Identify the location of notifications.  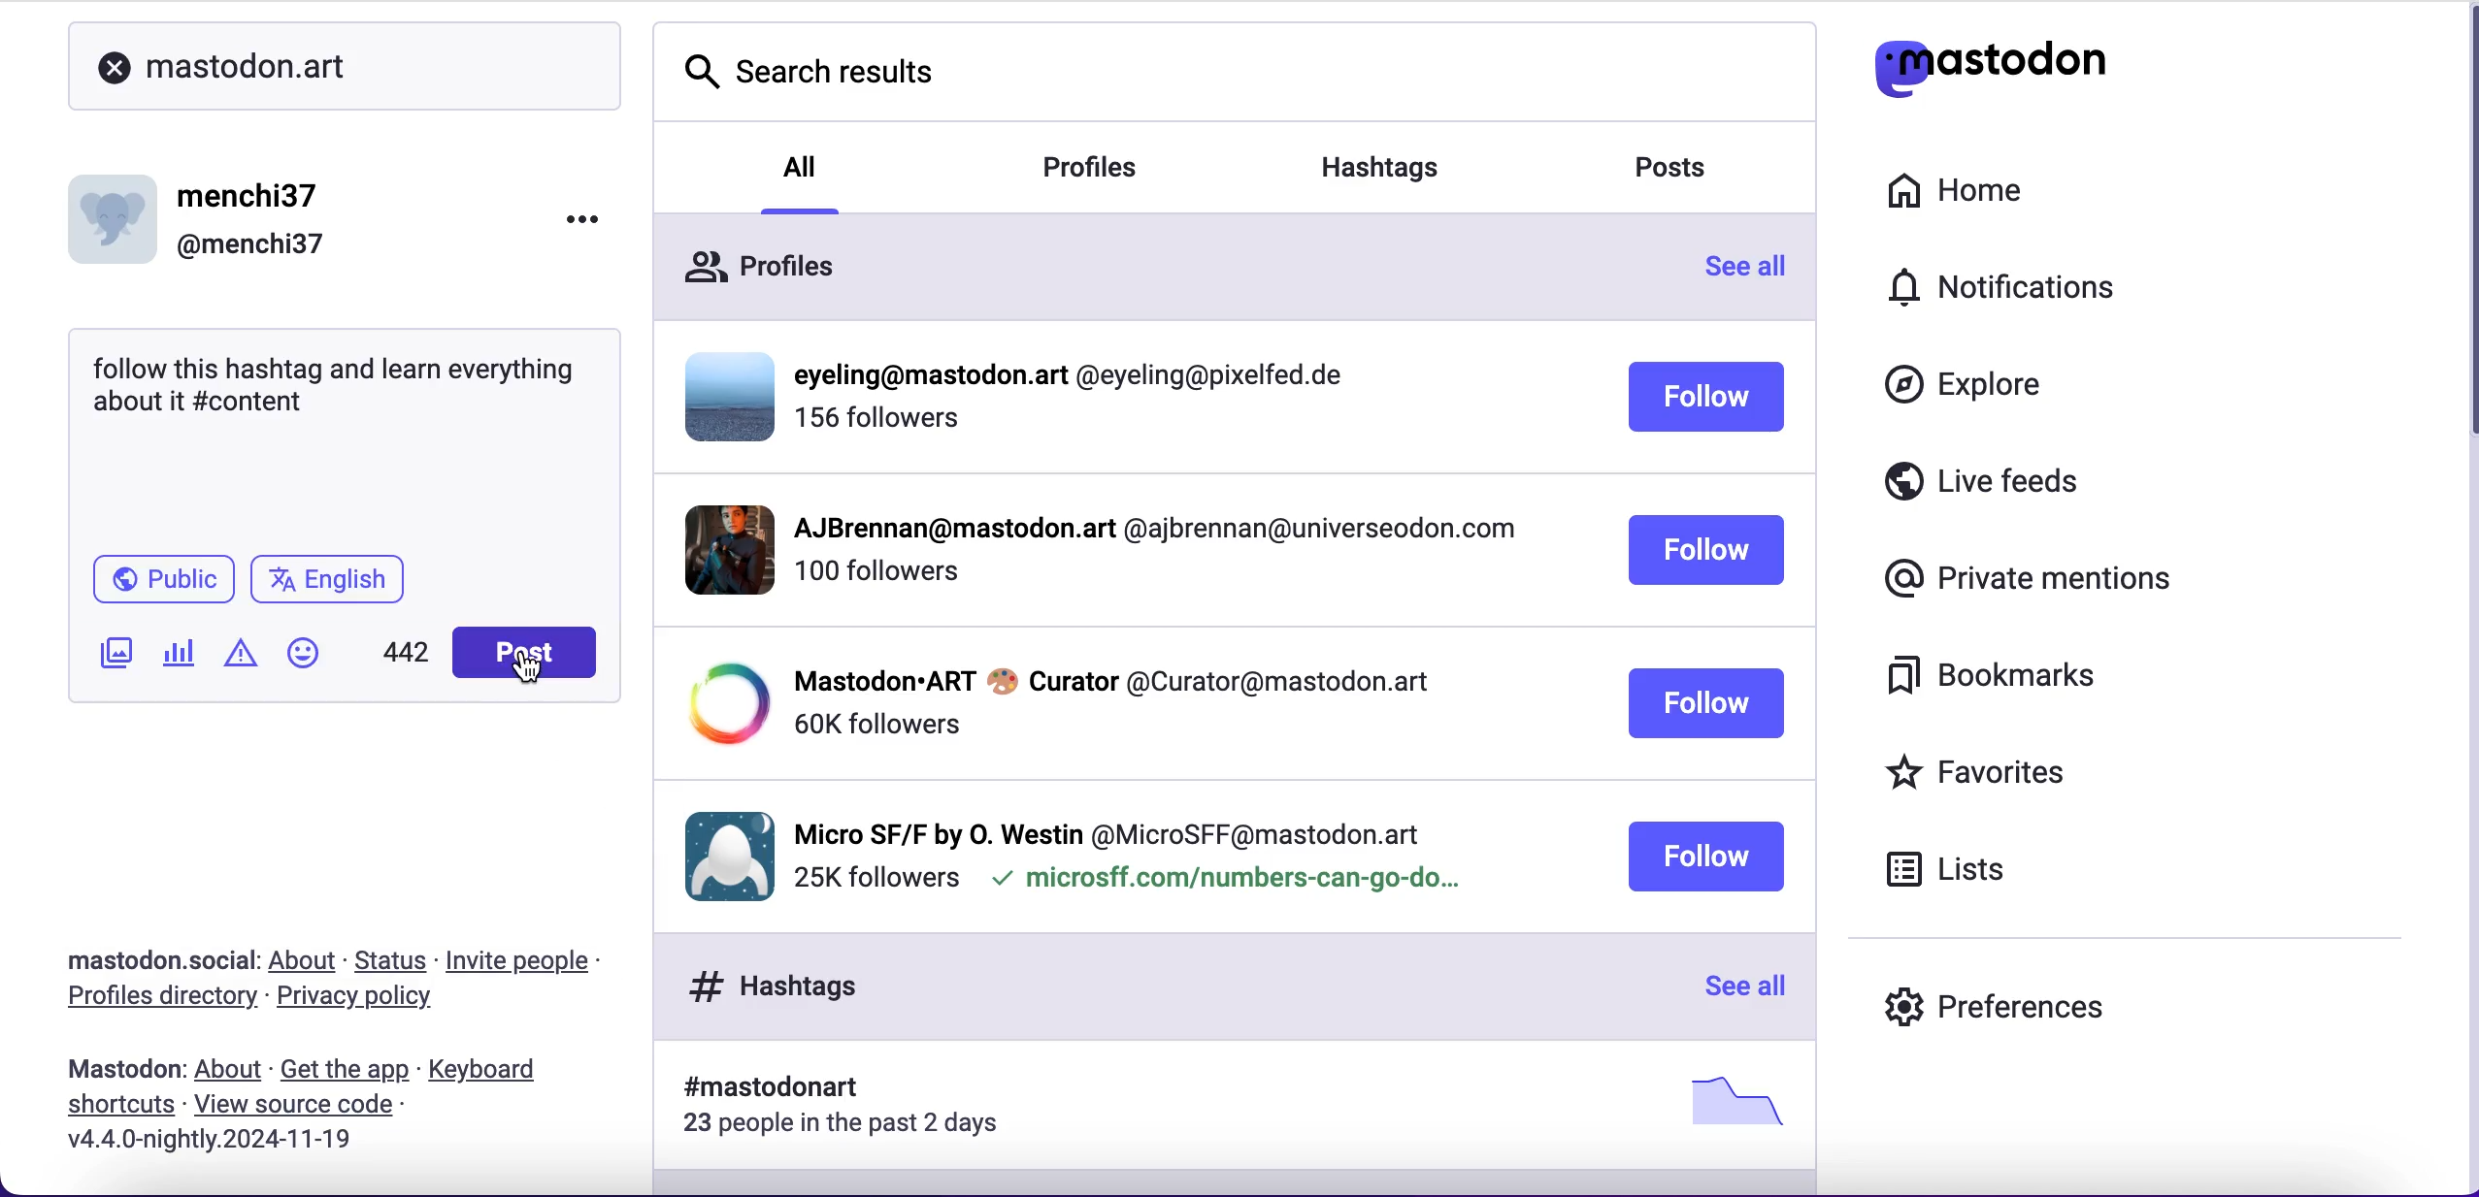
(2045, 293).